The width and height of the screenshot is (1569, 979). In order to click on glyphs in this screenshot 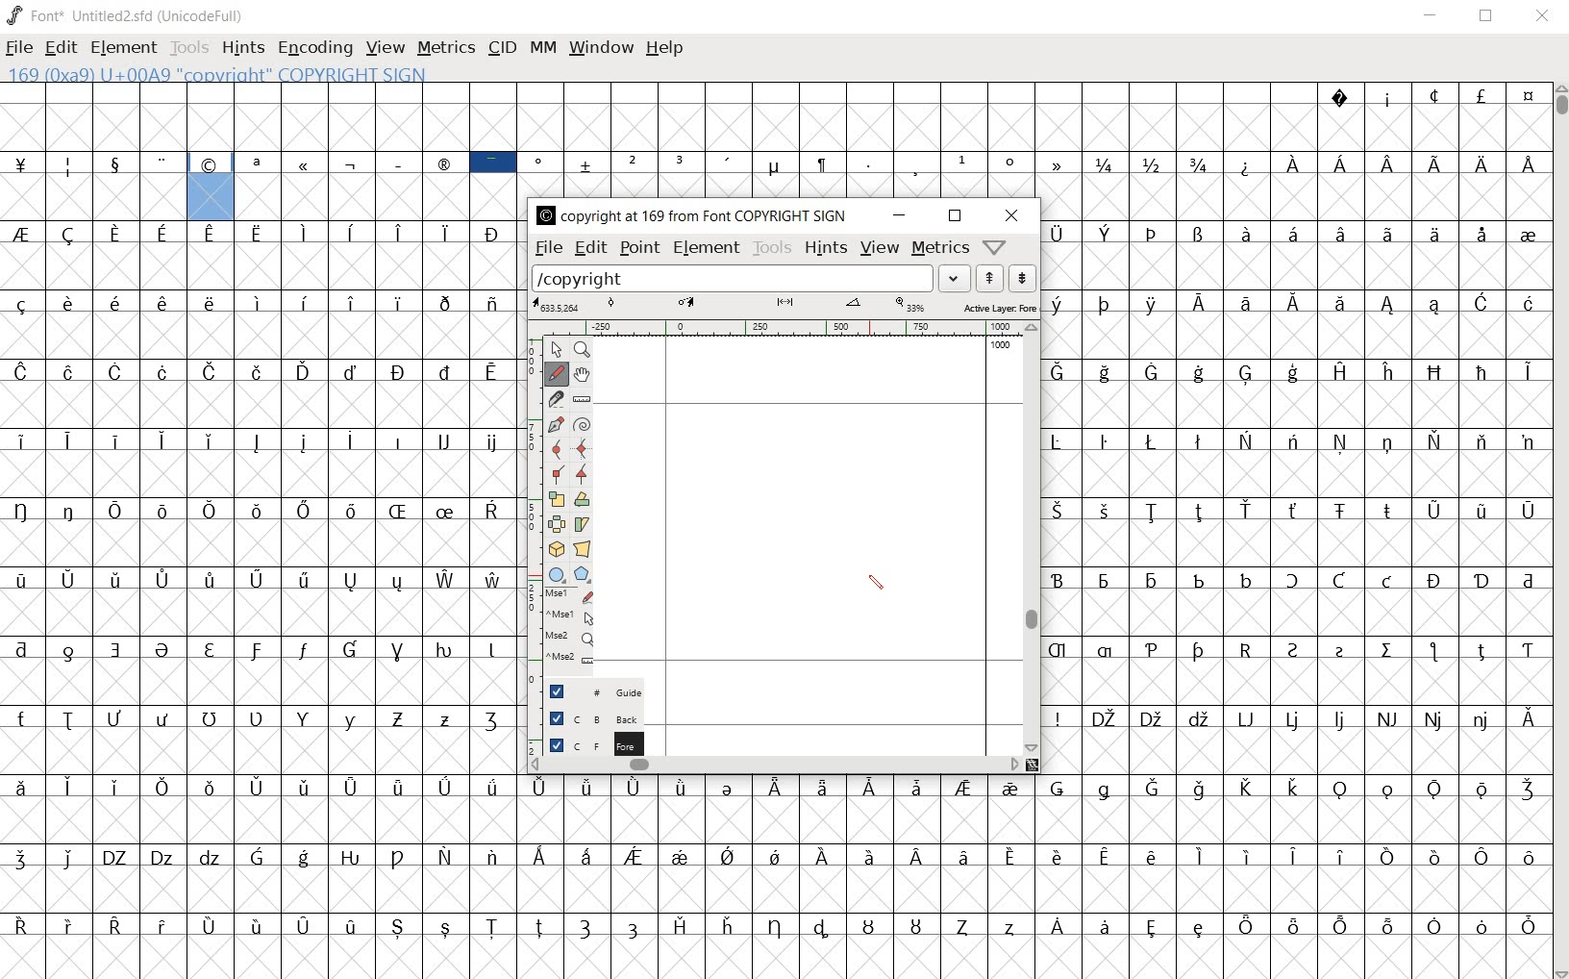, I will do `click(261, 601)`.